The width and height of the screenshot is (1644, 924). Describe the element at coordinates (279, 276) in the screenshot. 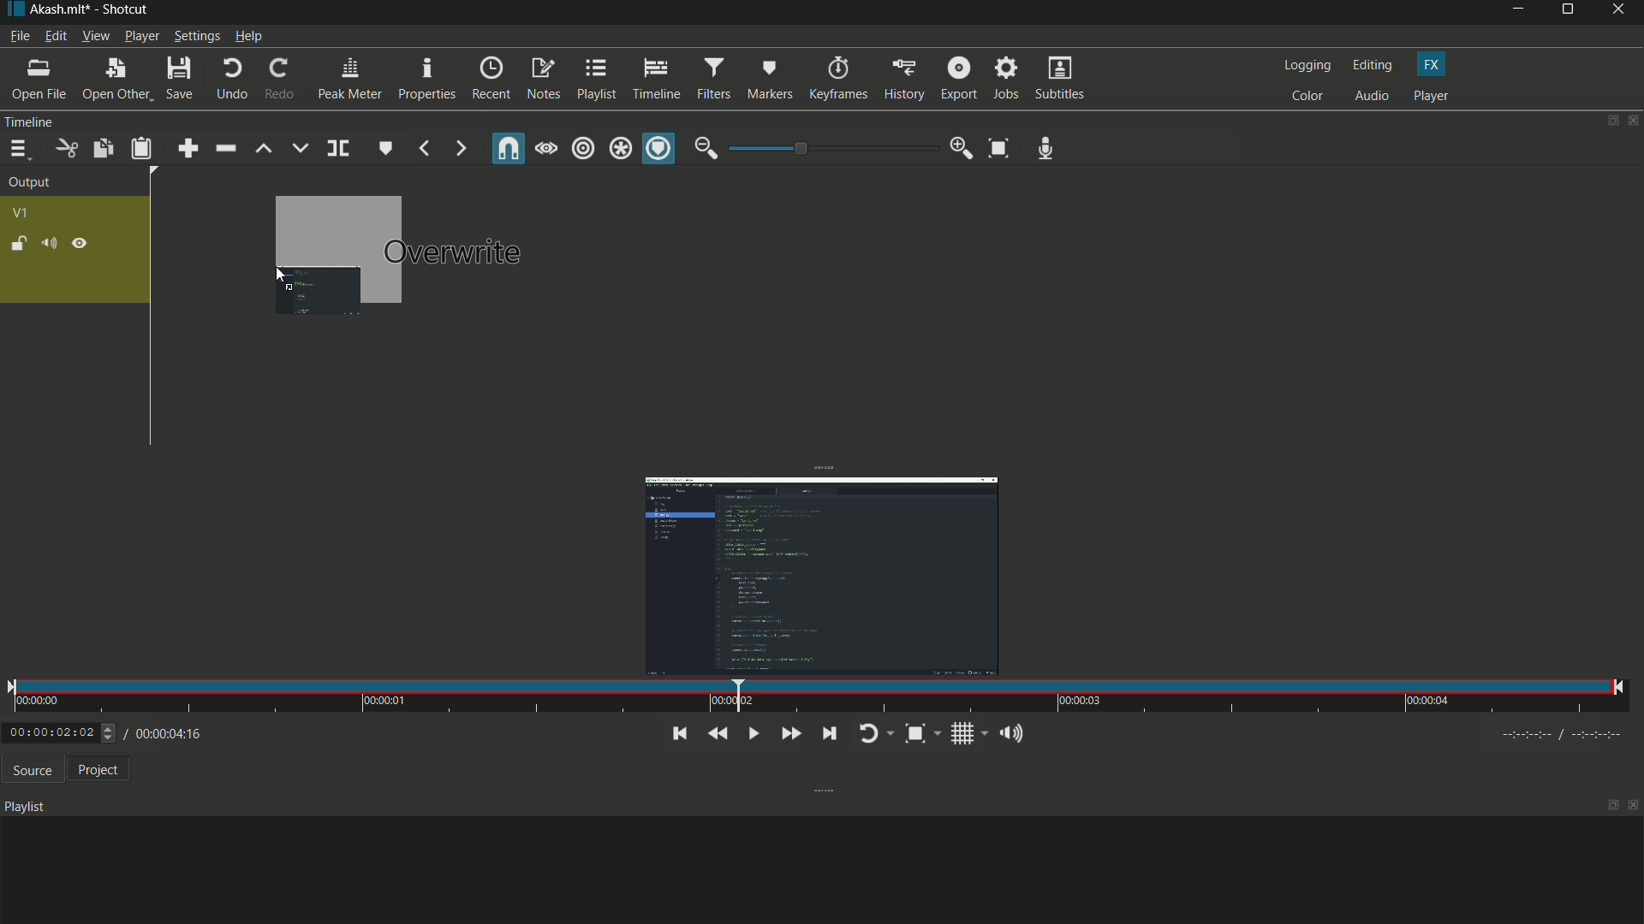

I see `cursor` at that location.